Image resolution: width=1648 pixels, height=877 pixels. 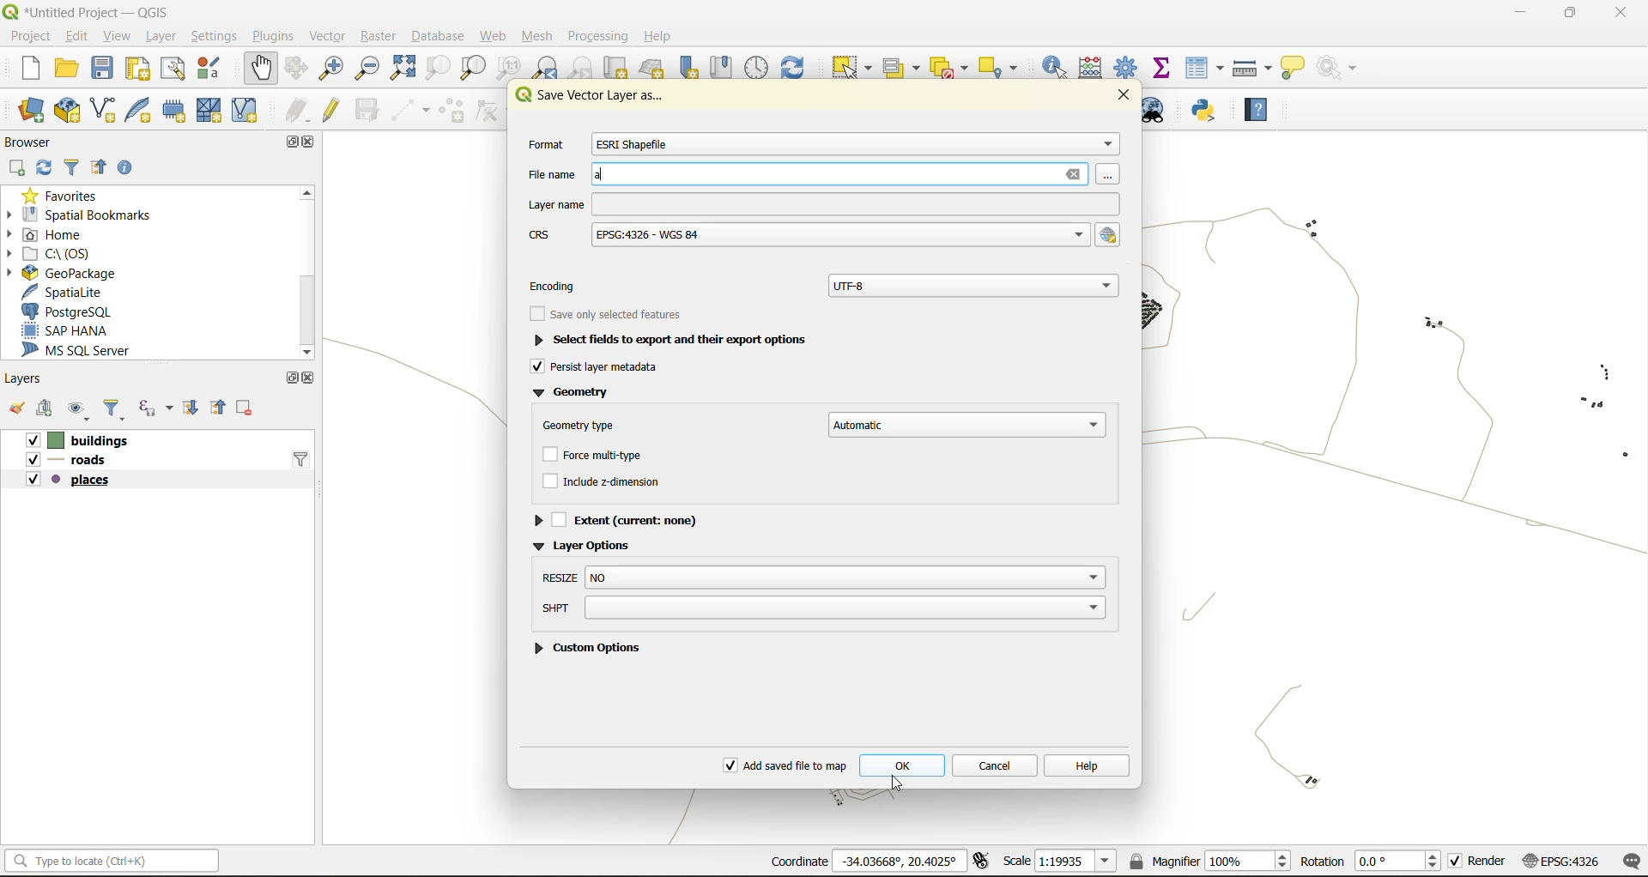 What do you see at coordinates (70, 67) in the screenshot?
I see `open` at bounding box center [70, 67].